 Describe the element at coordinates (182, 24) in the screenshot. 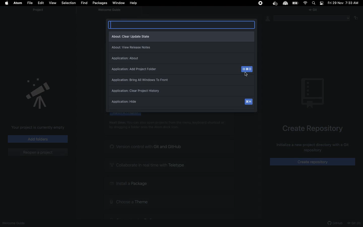

I see `Toggle Command Palett` at that location.